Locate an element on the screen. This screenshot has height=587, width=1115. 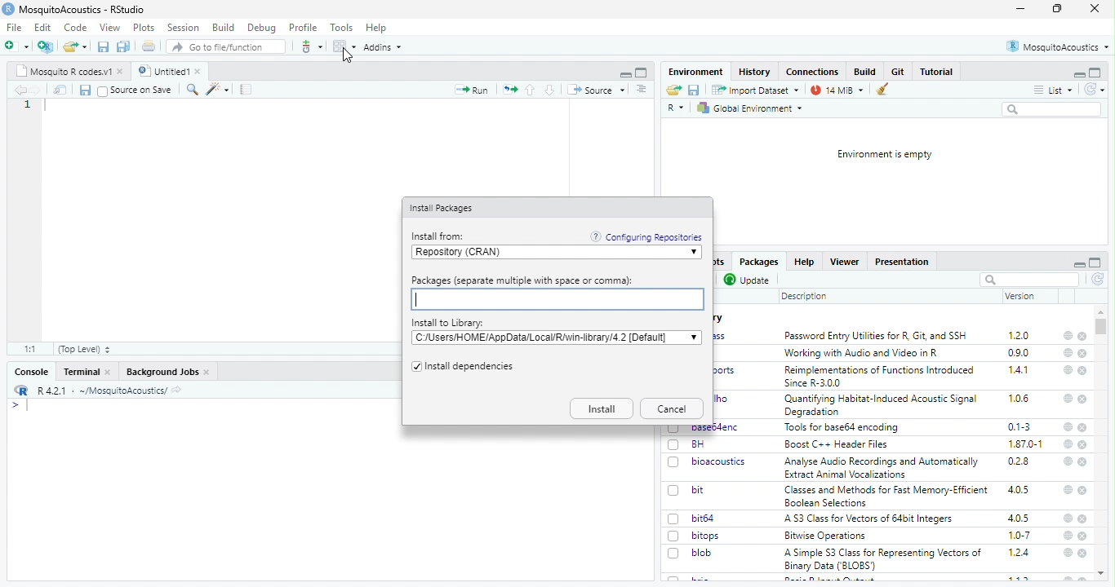
Profile is located at coordinates (304, 28).